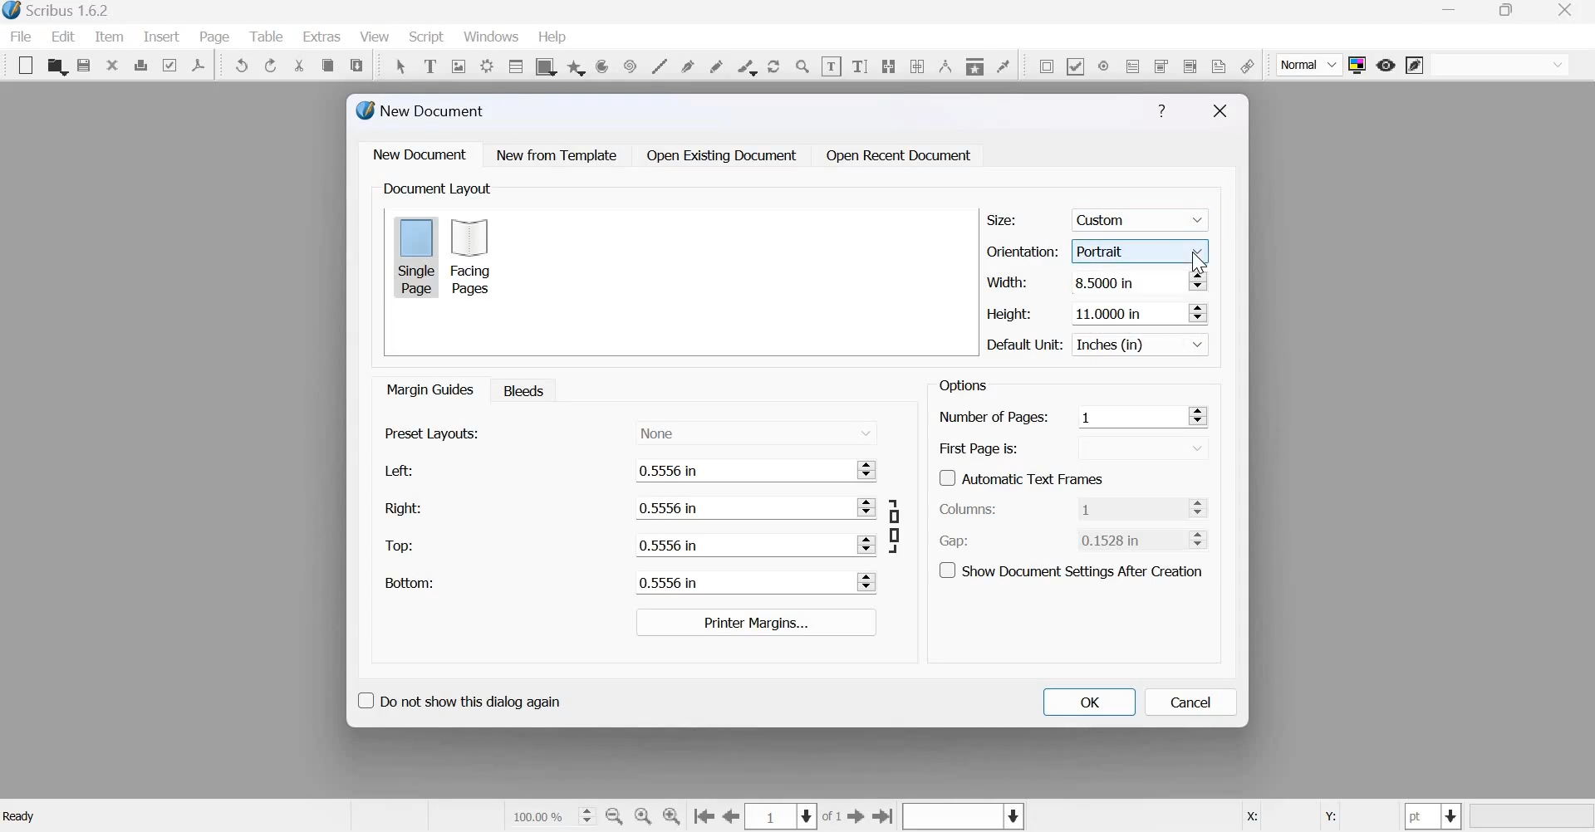 The image size is (1595, 832). I want to click on Do not show this dialog again, so click(458, 698).